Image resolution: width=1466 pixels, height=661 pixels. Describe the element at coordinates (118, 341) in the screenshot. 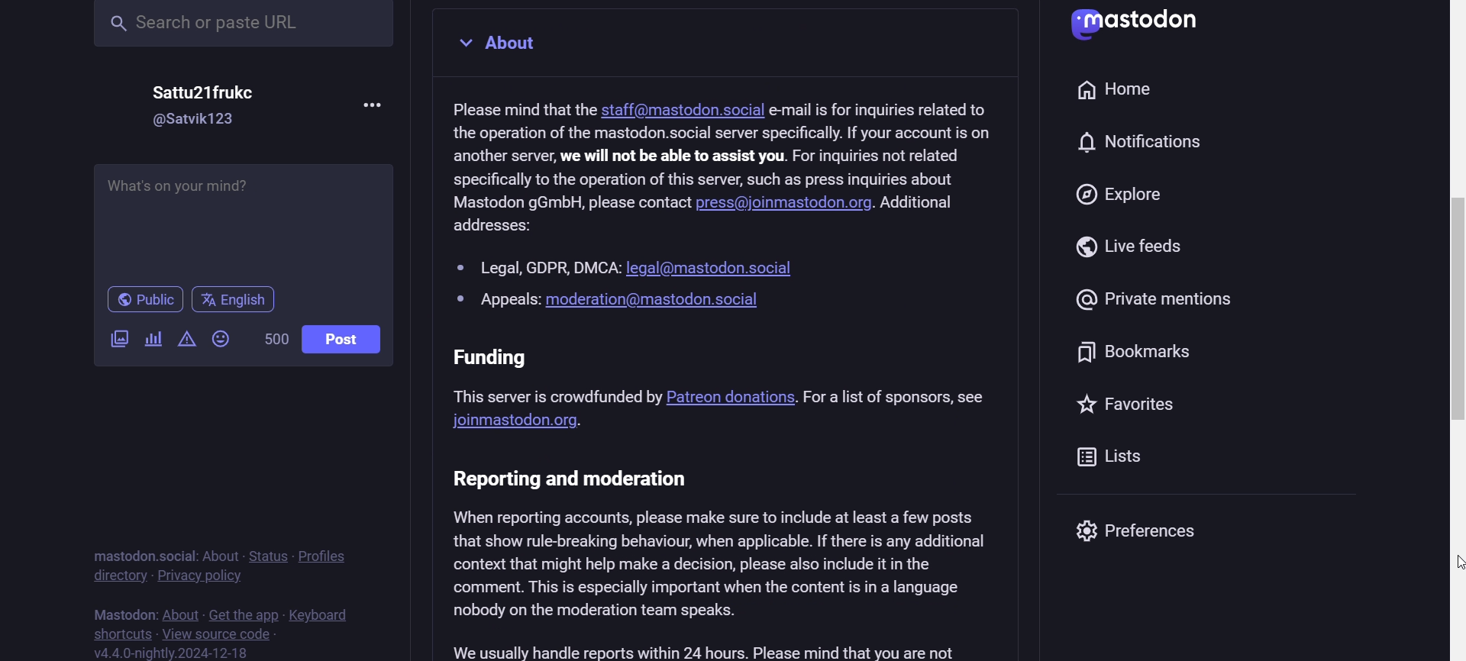

I see `image/video` at that location.